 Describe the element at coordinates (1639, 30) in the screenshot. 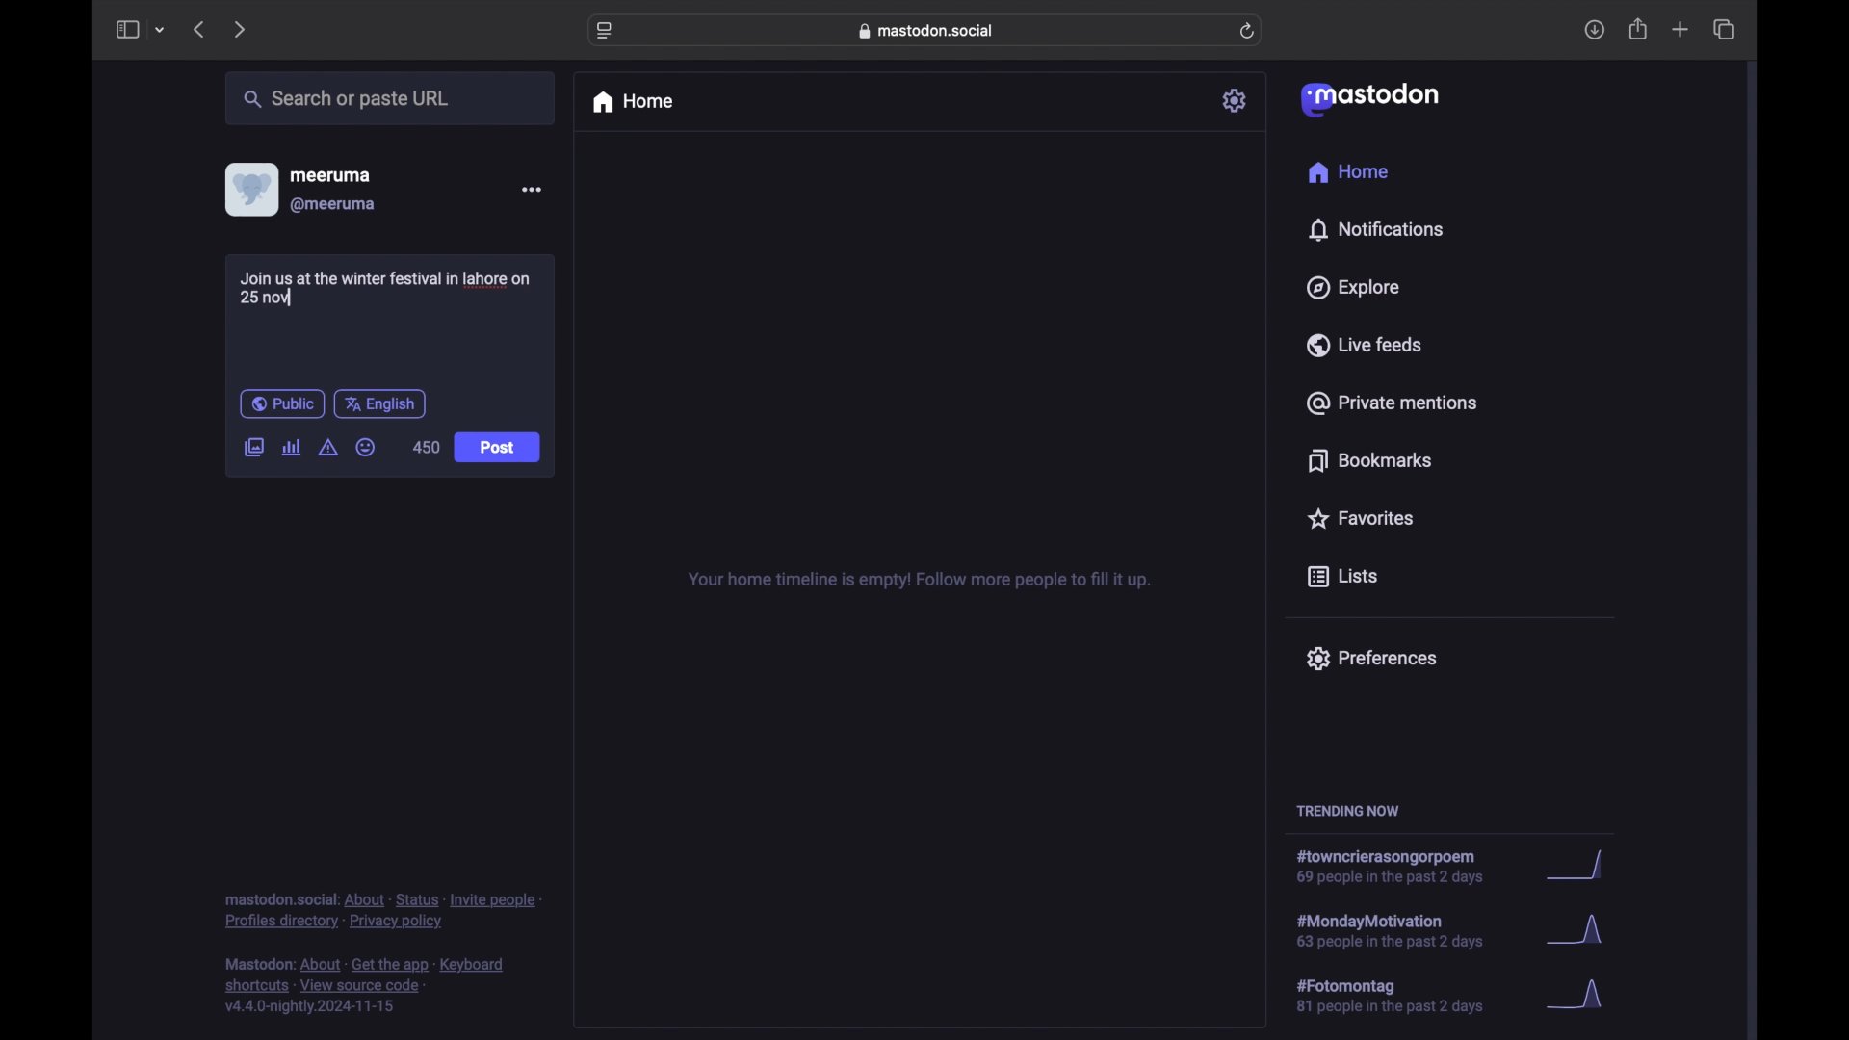

I see `share` at that location.